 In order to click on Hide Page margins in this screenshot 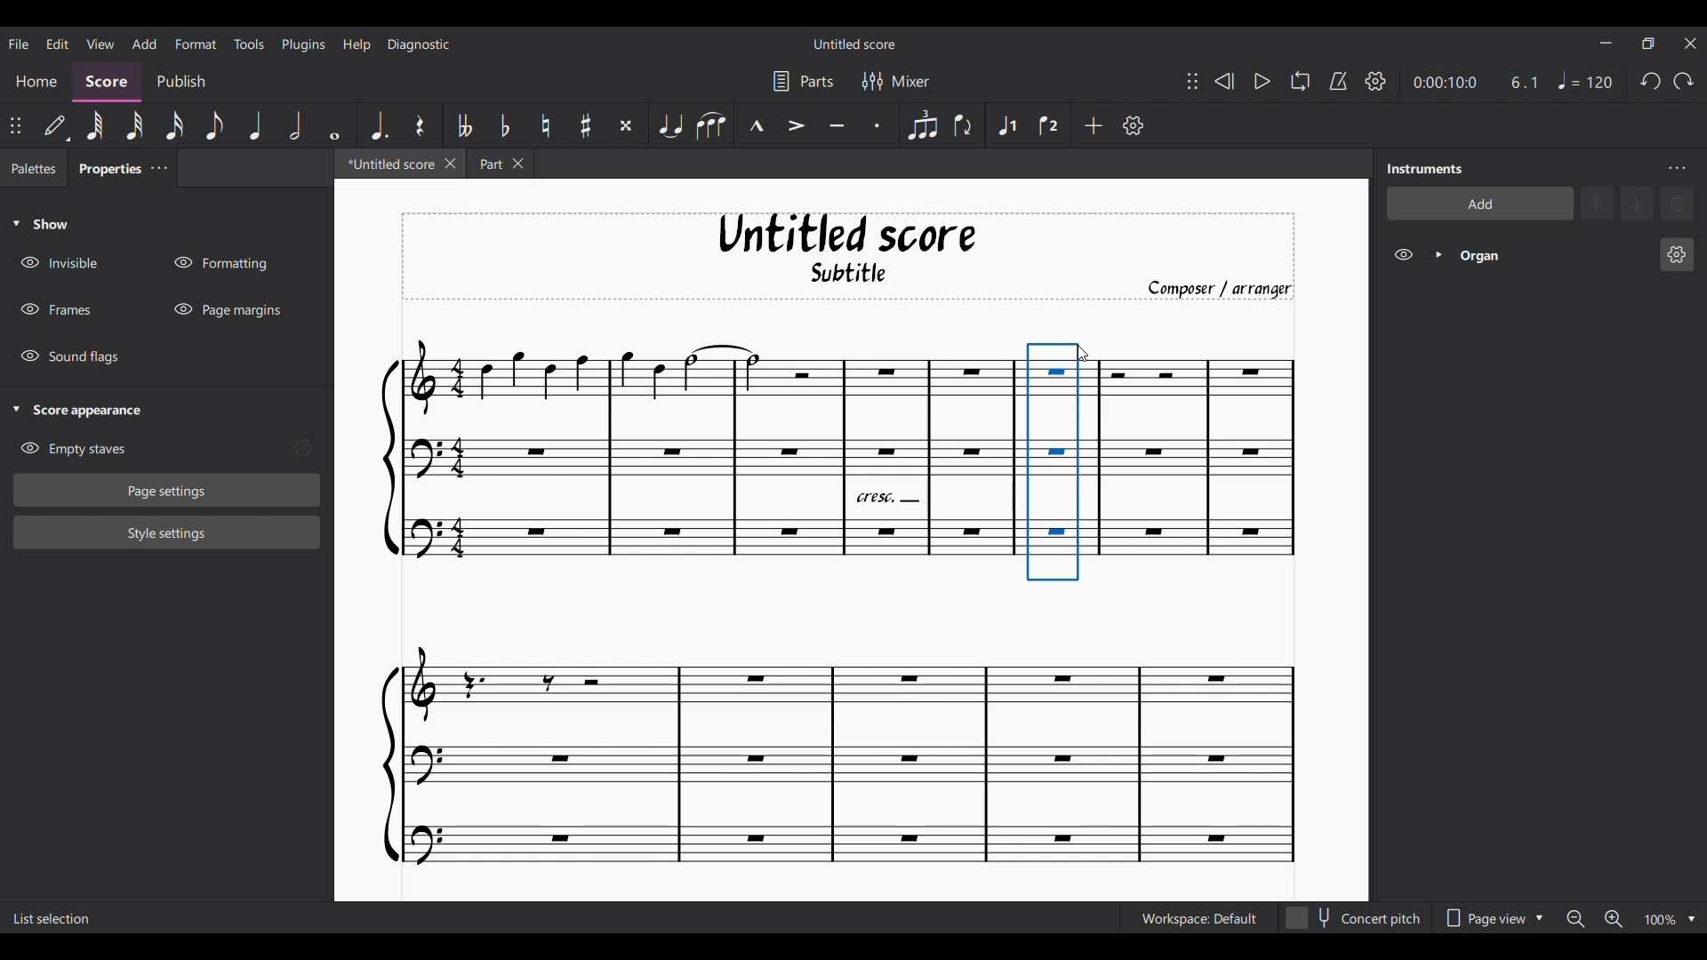, I will do `click(227, 309)`.